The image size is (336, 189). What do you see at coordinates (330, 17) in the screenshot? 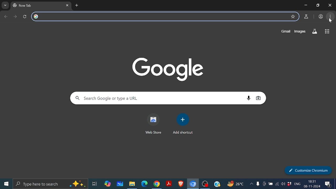
I see `Control and customize chromium` at bounding box center [330, 17].